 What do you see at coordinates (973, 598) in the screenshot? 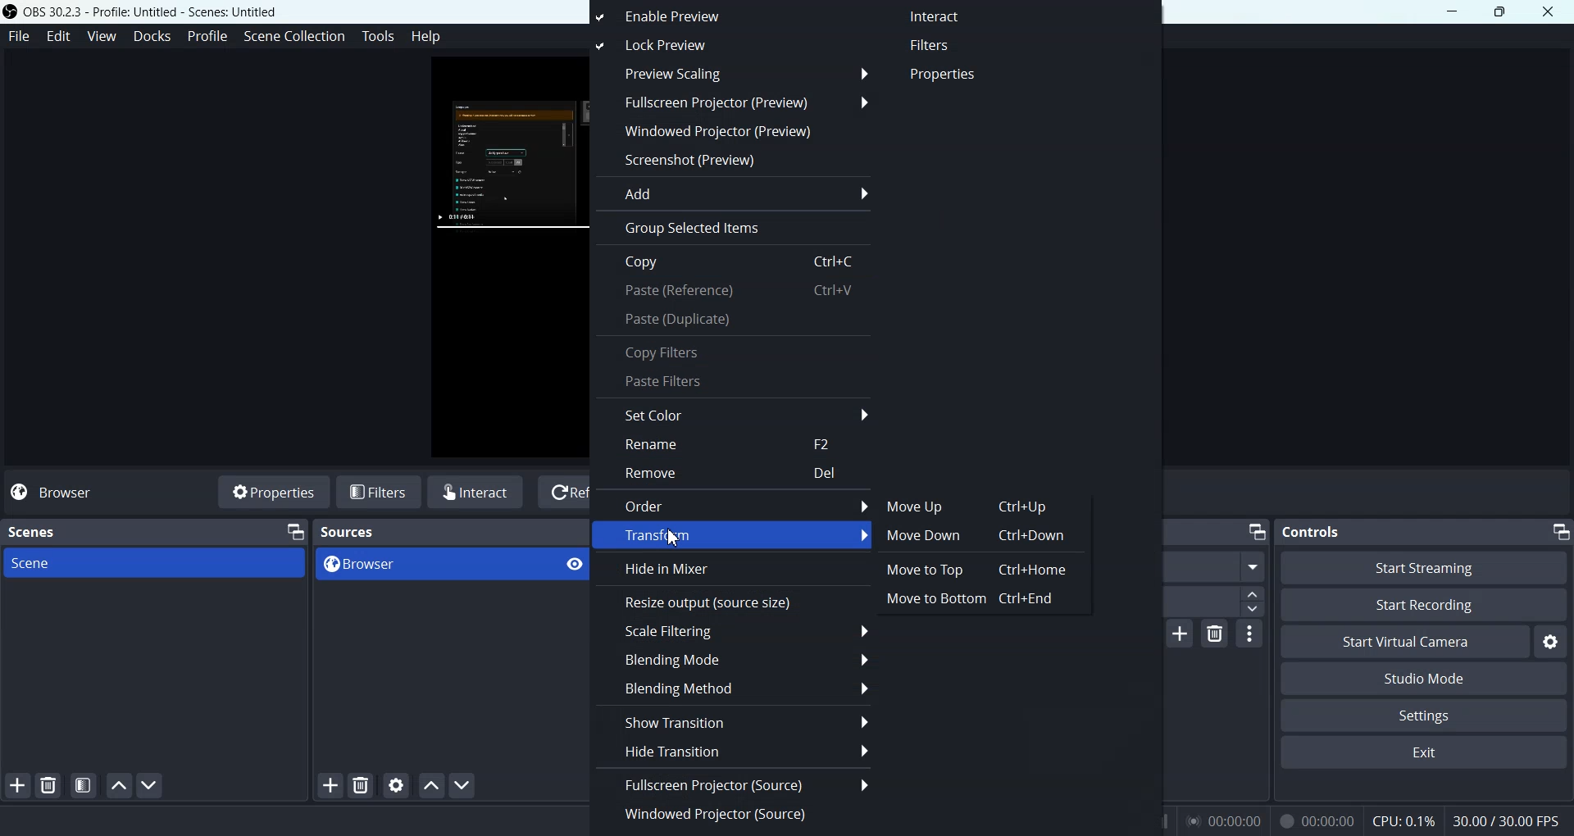
I see `Move to Bottom` at bounding box center [973, 598].